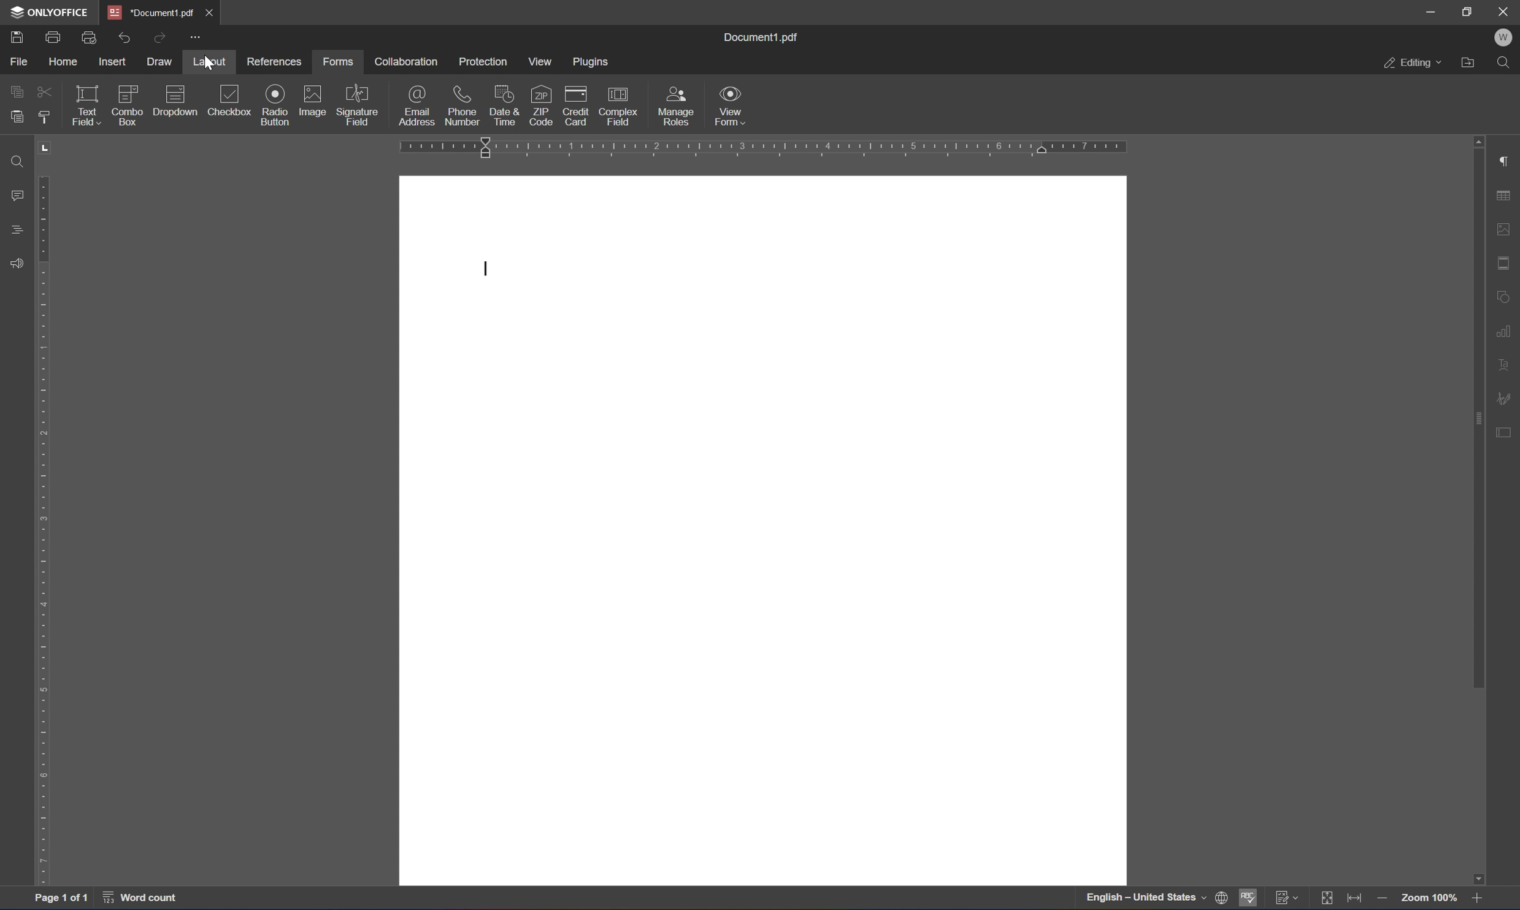 This screenshot has height=910, width=1520. Describe the element at coordinates (677, 106) in the screenshot. I see `manage rules` at that location.